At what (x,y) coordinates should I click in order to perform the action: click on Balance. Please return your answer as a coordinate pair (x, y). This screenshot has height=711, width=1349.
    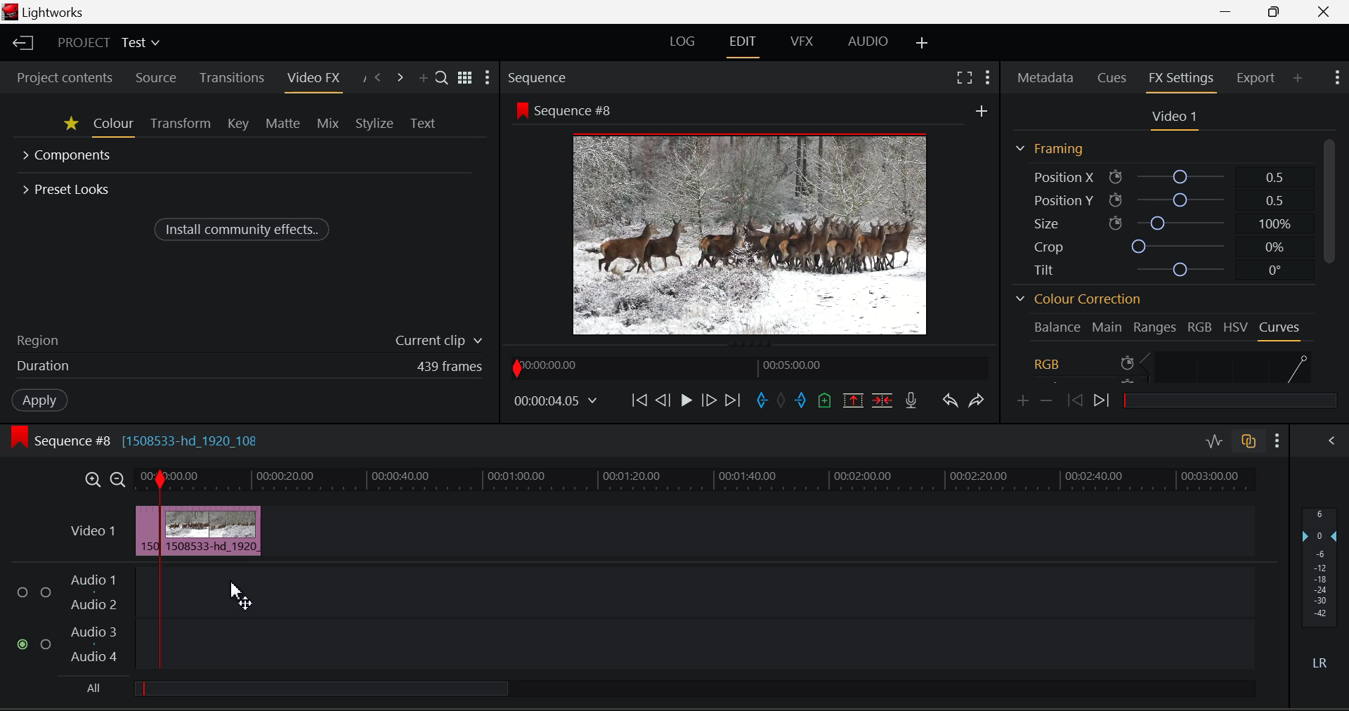
    Looking at the image, I should click on (1057, 327).